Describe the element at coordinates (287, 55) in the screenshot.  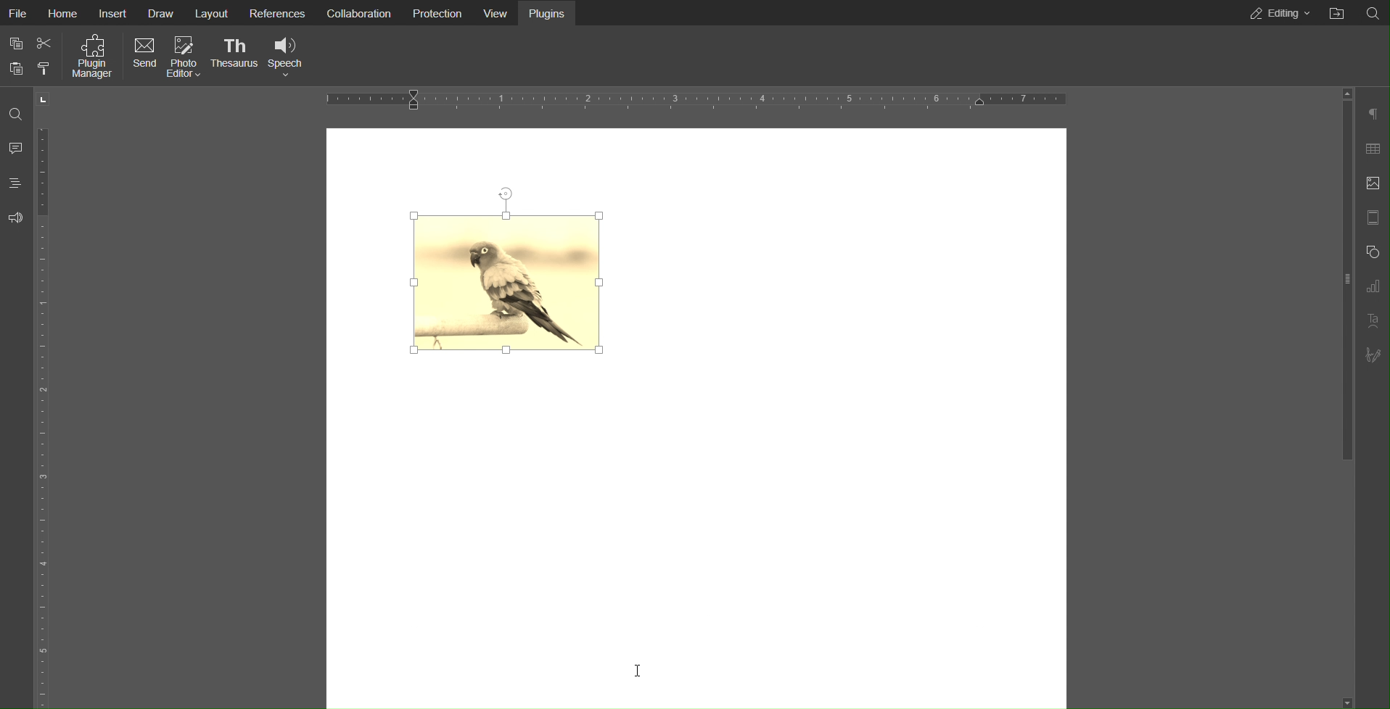
I see `Speech` at that location.